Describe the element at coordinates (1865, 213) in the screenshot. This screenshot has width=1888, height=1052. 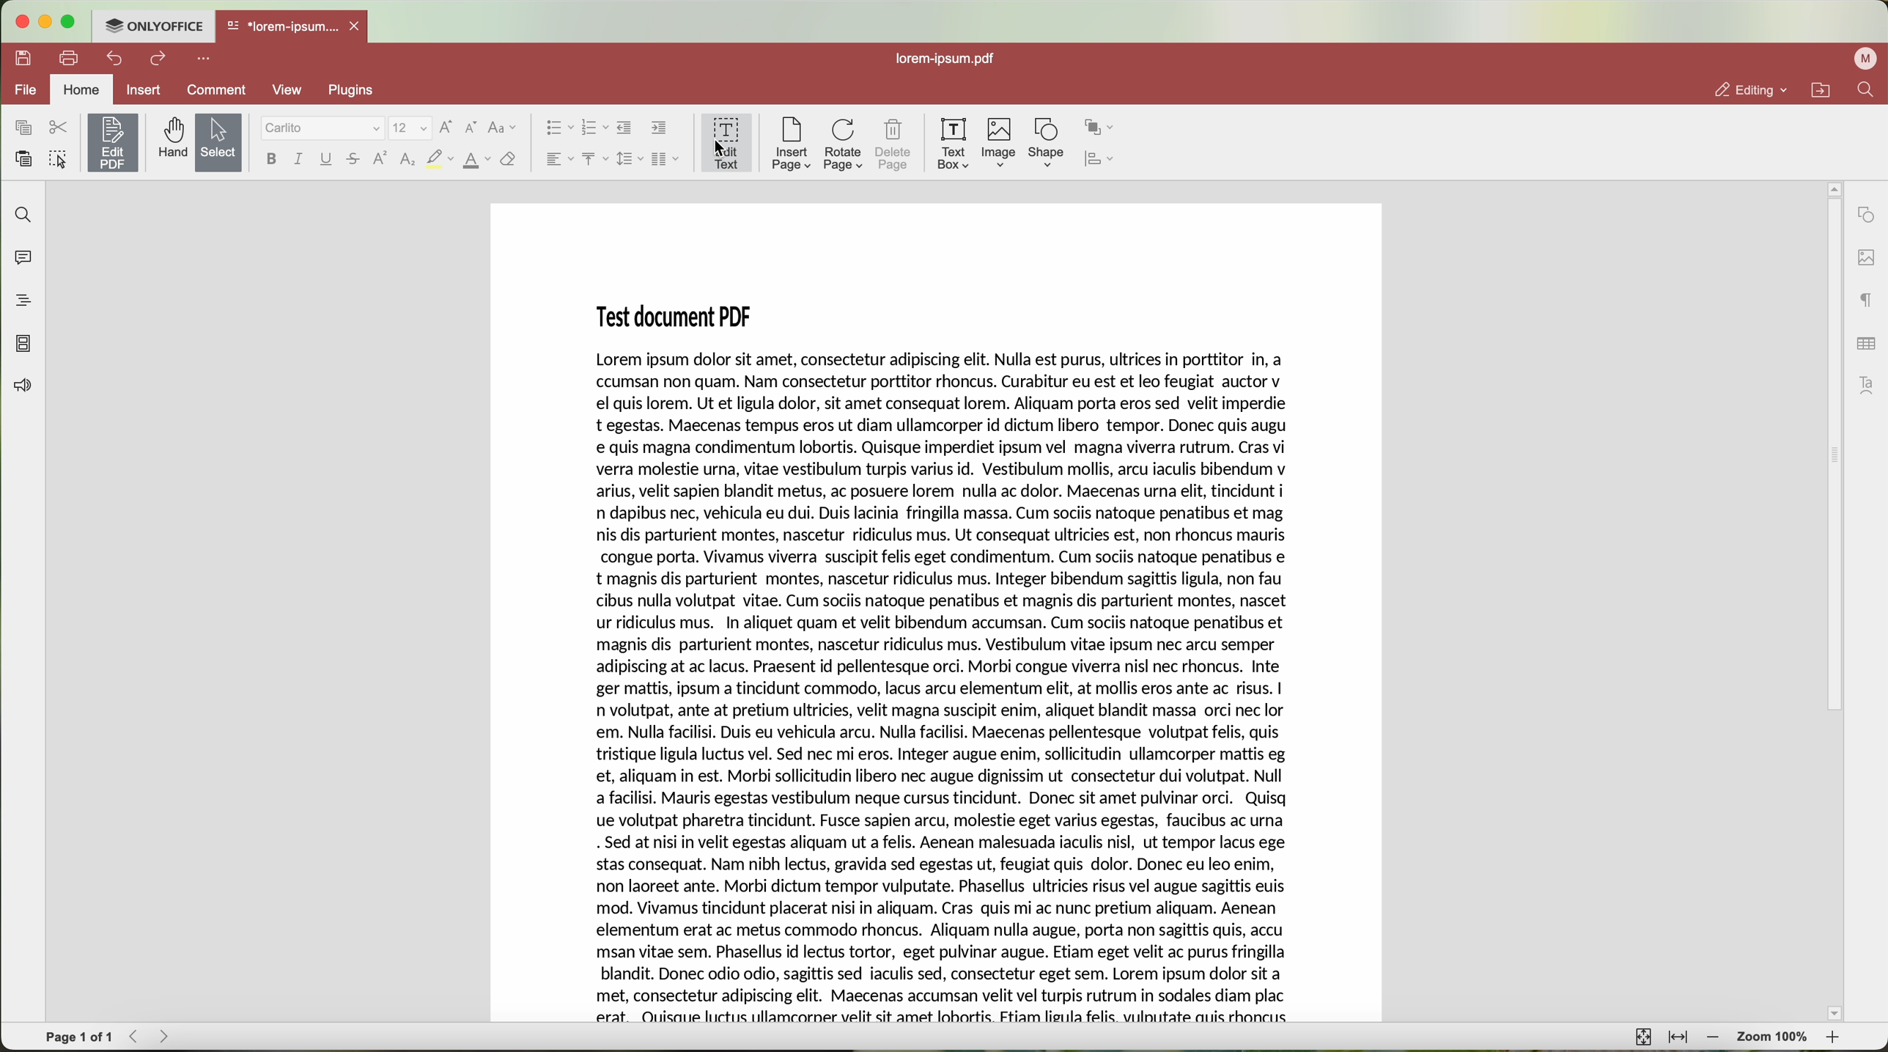
I see `shape settings` at that location.